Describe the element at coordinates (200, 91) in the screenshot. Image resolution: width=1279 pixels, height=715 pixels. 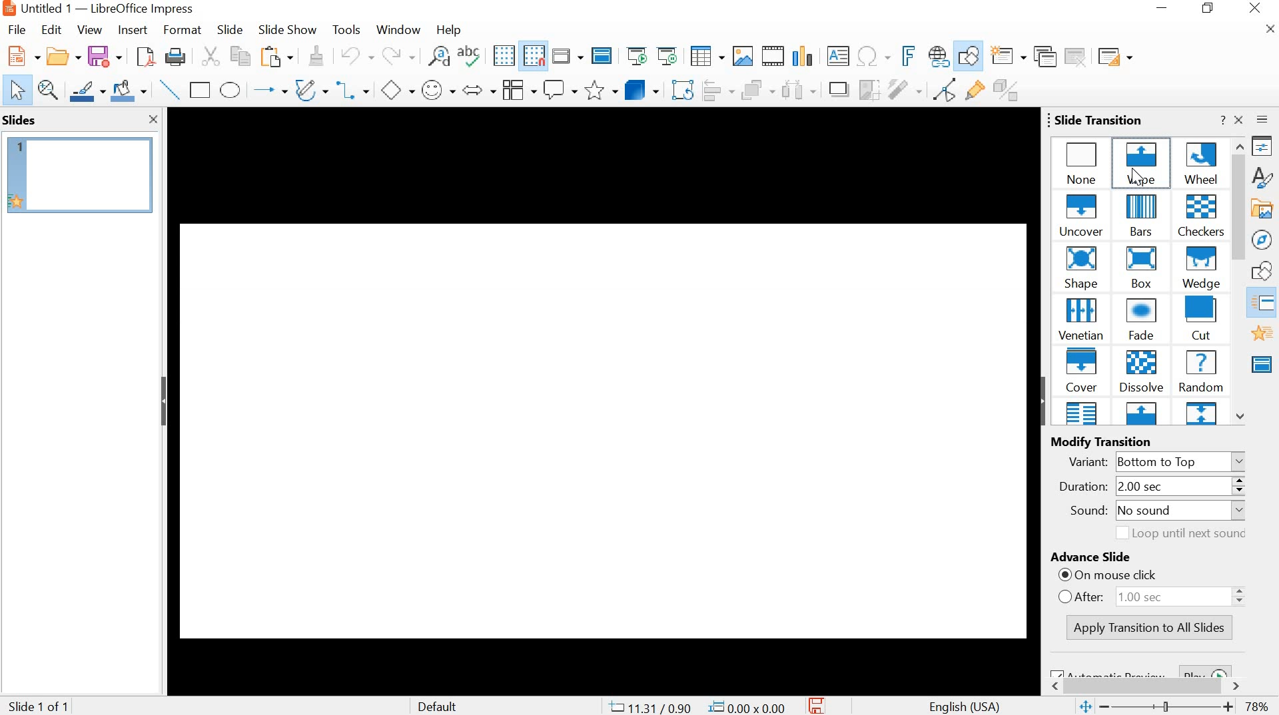
I see `Rectangle` at that location.